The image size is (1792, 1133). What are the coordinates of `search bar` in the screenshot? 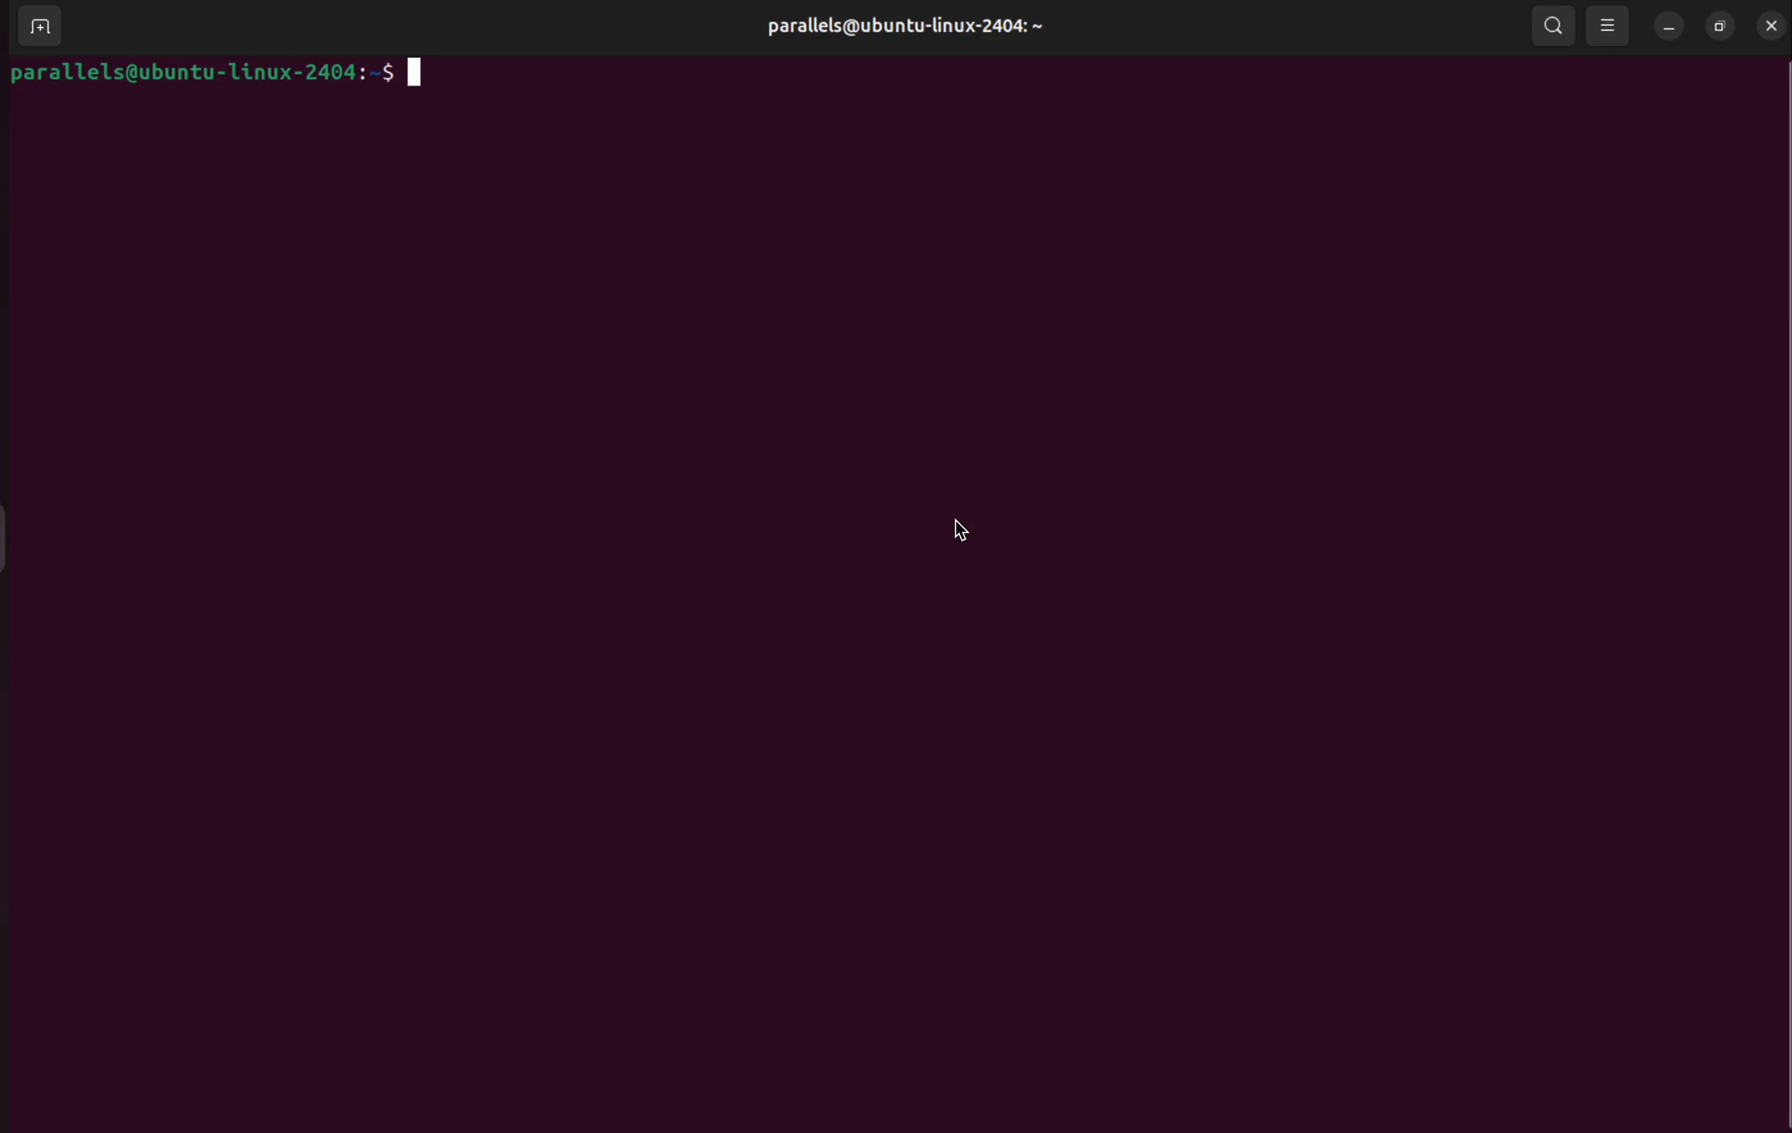 It's located at (1552, 25).